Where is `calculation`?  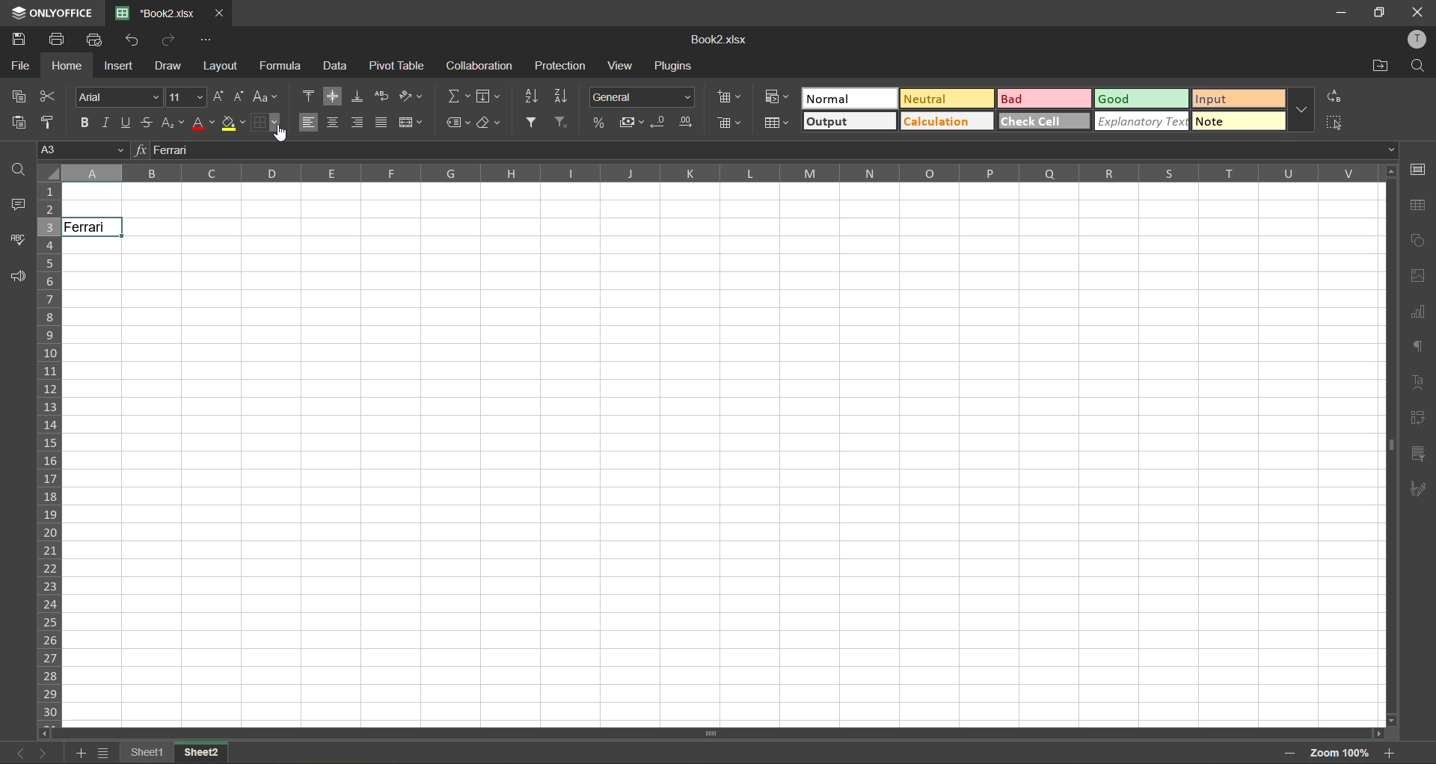
calculation is located at coordinates (944, 123).